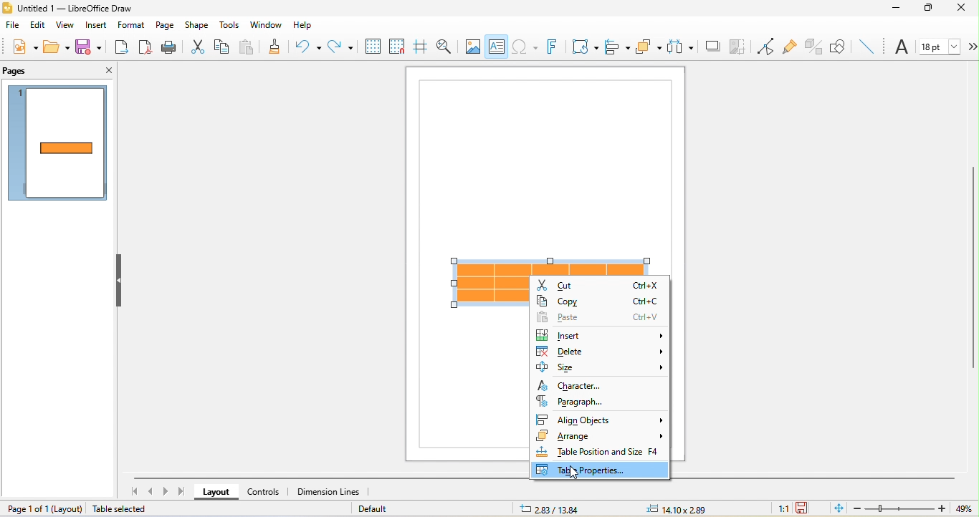 The width and height of the screenshot is (979, 517). Describe the element at coordinates (327, 476) in the screenshot. I see `horizontal scroll bar` at that location.